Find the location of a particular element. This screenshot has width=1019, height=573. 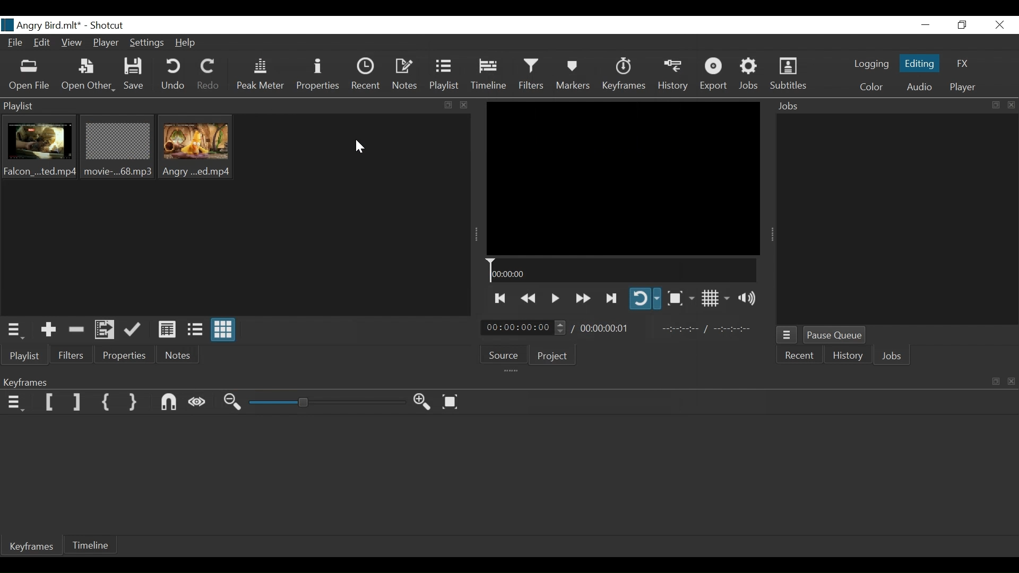

Properties is located at coordinates (319, 75).